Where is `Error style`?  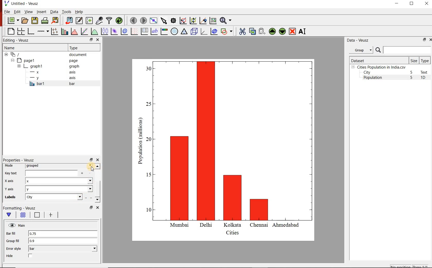
Error style is located at coordinates (13, 249).